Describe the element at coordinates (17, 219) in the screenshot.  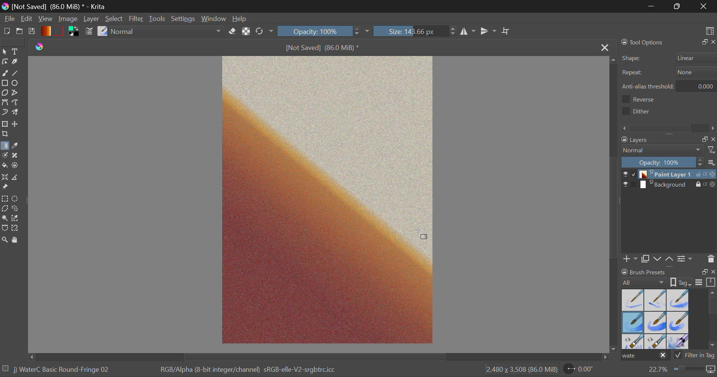
I see `Same Color Selection` at that location.